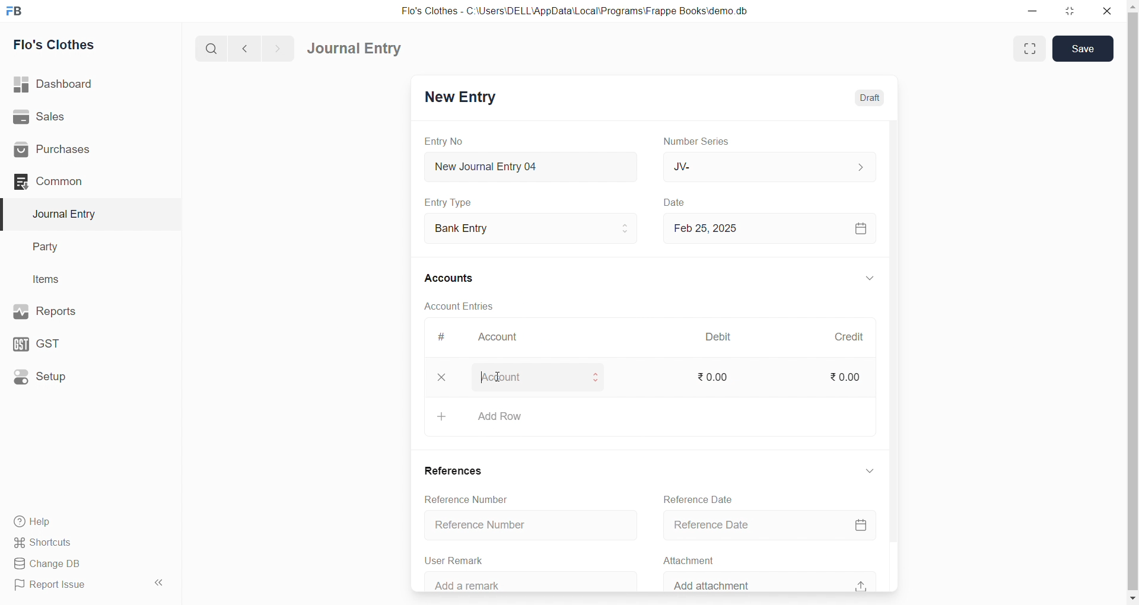  Describe the element at coordinates (448, 338) in the screenshot. I see `#` at that location.